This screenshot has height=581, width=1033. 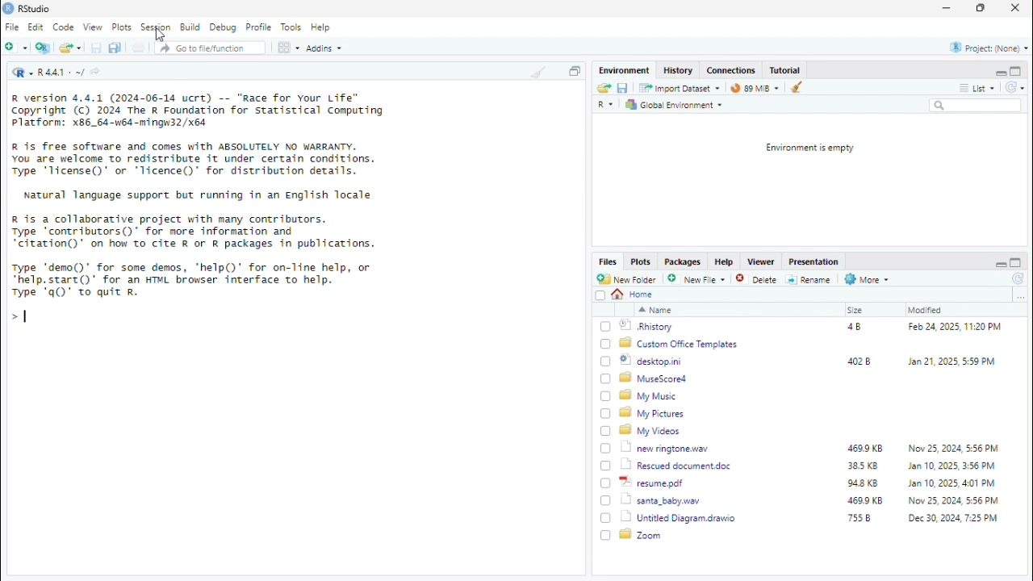 I want to click on share, so click(x=95, y=71).